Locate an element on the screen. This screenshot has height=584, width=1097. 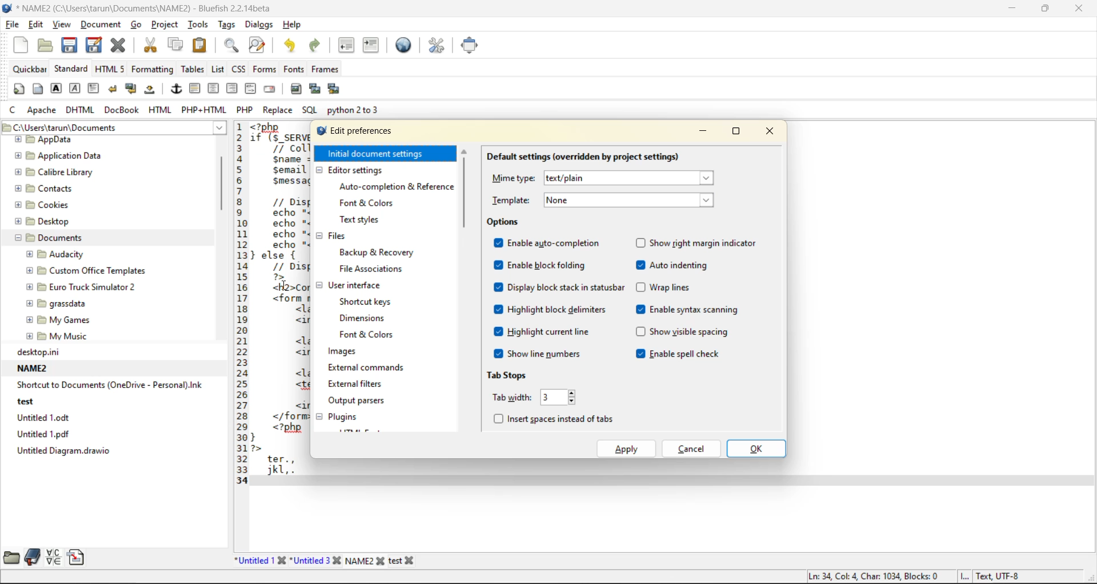
tables is located at coordinates (193, 70).